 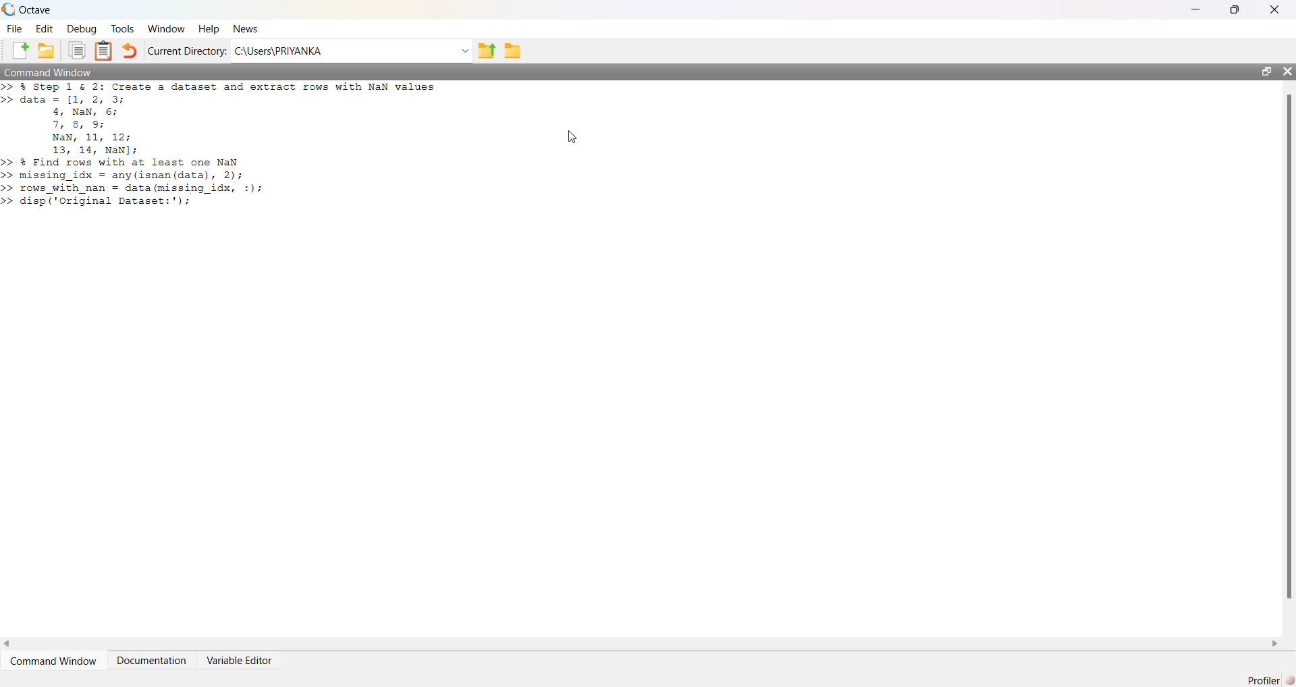 What do you see at coordinates (1270, 680) in the screenshot?
I see `Profiler` at bounding box center [1270, 680].